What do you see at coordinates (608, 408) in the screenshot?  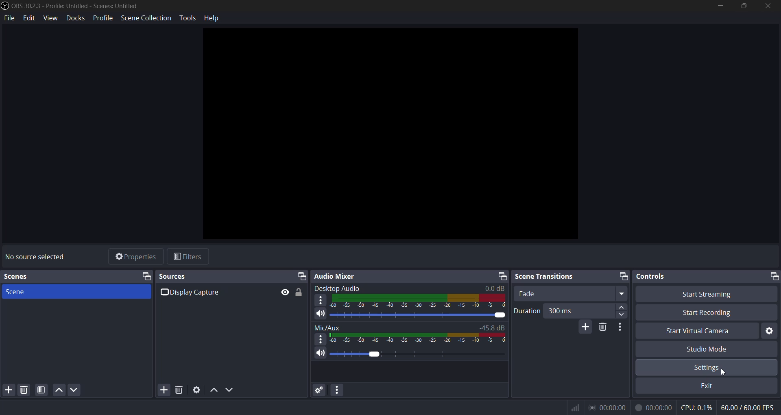 I see `00:00:00` at bounding box center [608, 408].